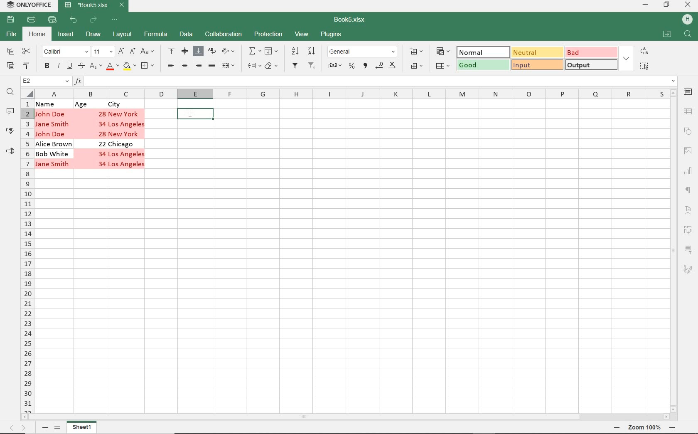 The height and width of the screenshot is (434, 698). Describe the element at coordinates (689, 170) in the screenshot. I see `CHART` at that location.